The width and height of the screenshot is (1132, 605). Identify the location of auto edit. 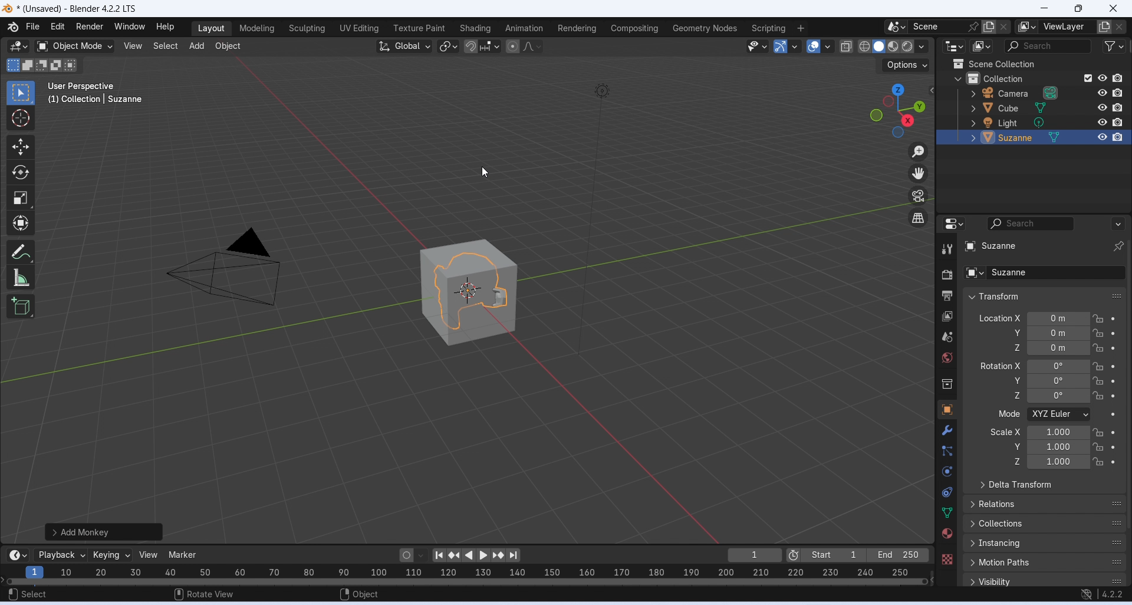
(413, 554).